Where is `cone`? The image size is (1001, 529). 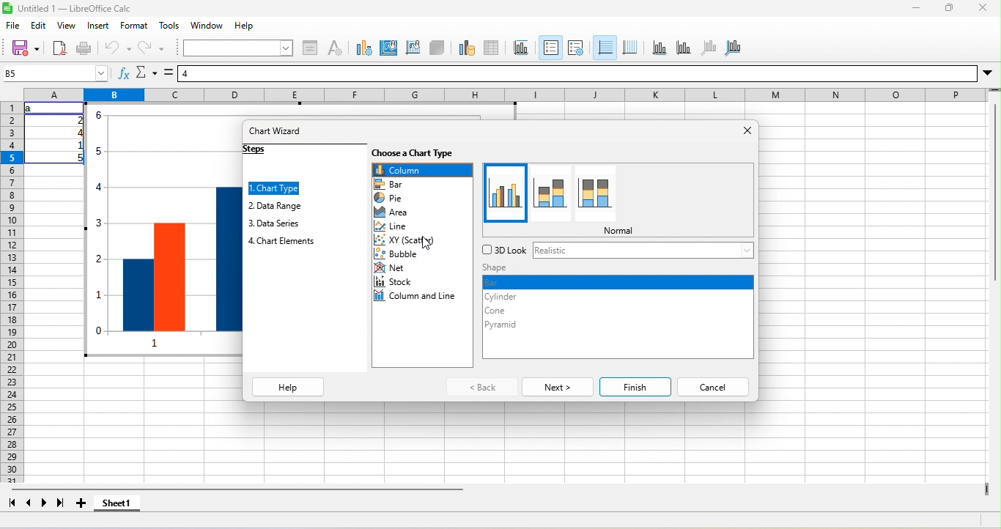
cone is located at coordinates (496, 311).